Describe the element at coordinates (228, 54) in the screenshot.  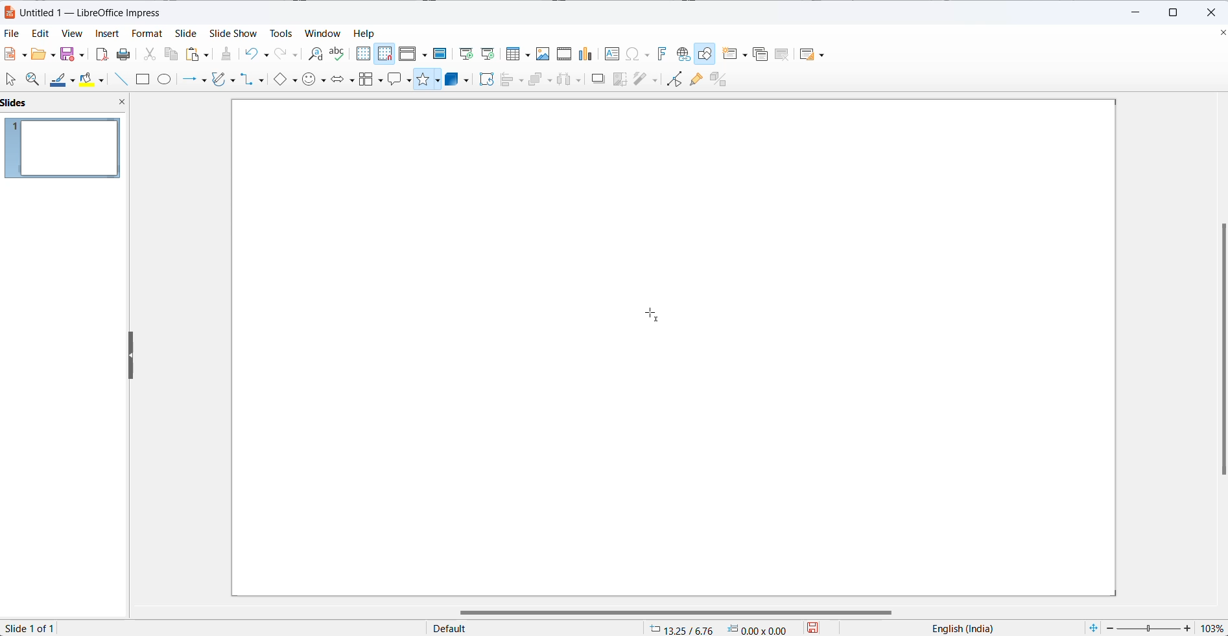
I see `clone formatting` at that location.